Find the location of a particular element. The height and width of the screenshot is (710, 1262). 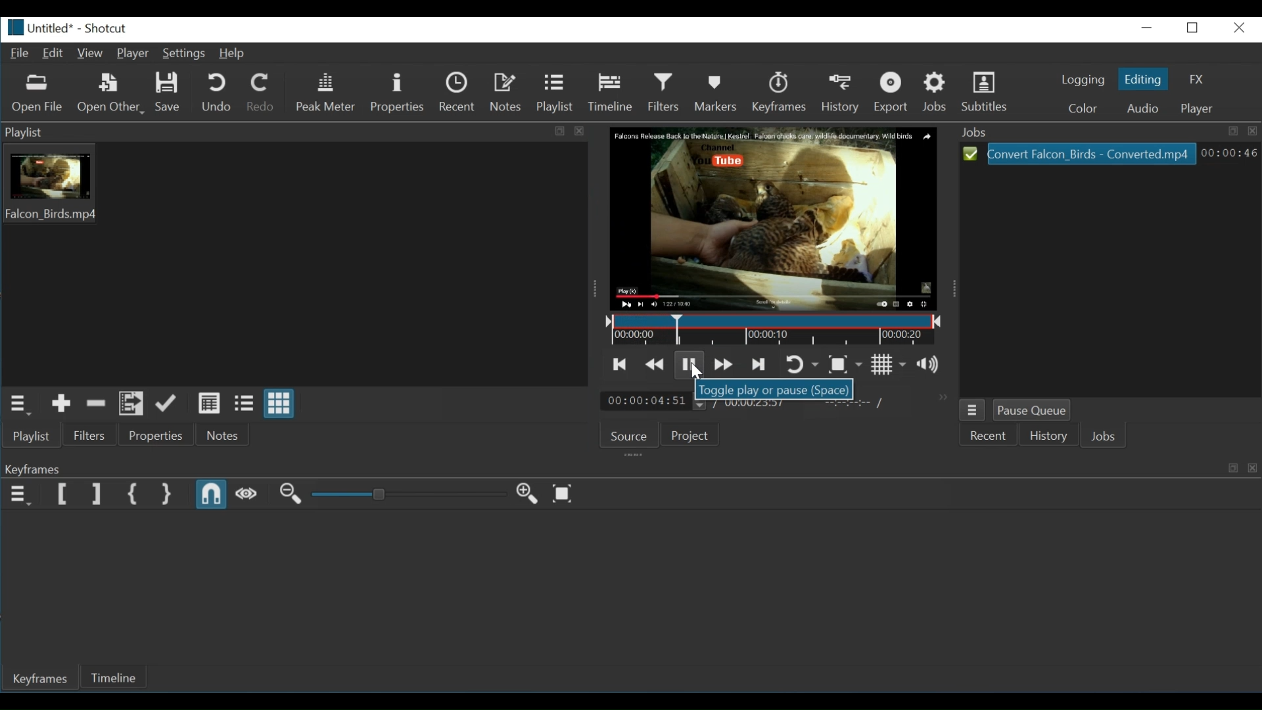

Scrub while dragging is located at coordinates (247, 494).